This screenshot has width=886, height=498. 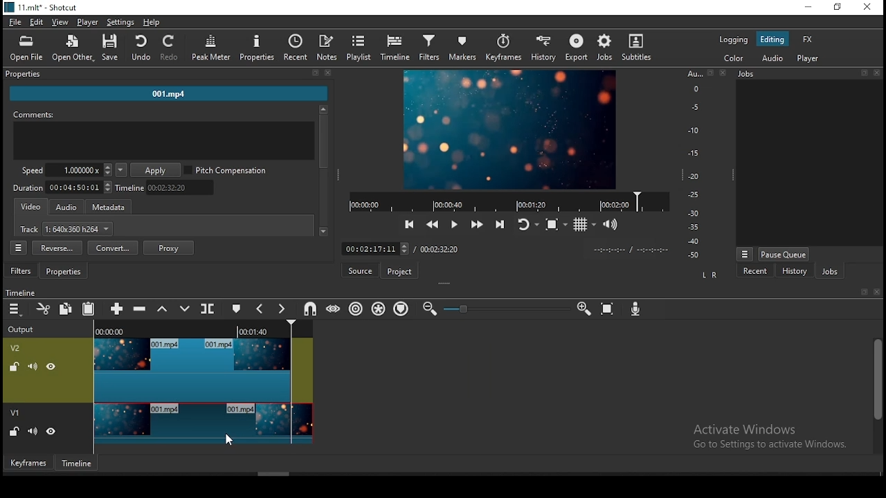 I want to click on export, so click(x=577, y=48).